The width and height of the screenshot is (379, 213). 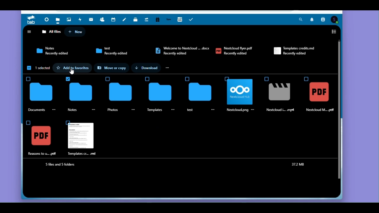 I want to click on Activity, so click(x=79, y=20).